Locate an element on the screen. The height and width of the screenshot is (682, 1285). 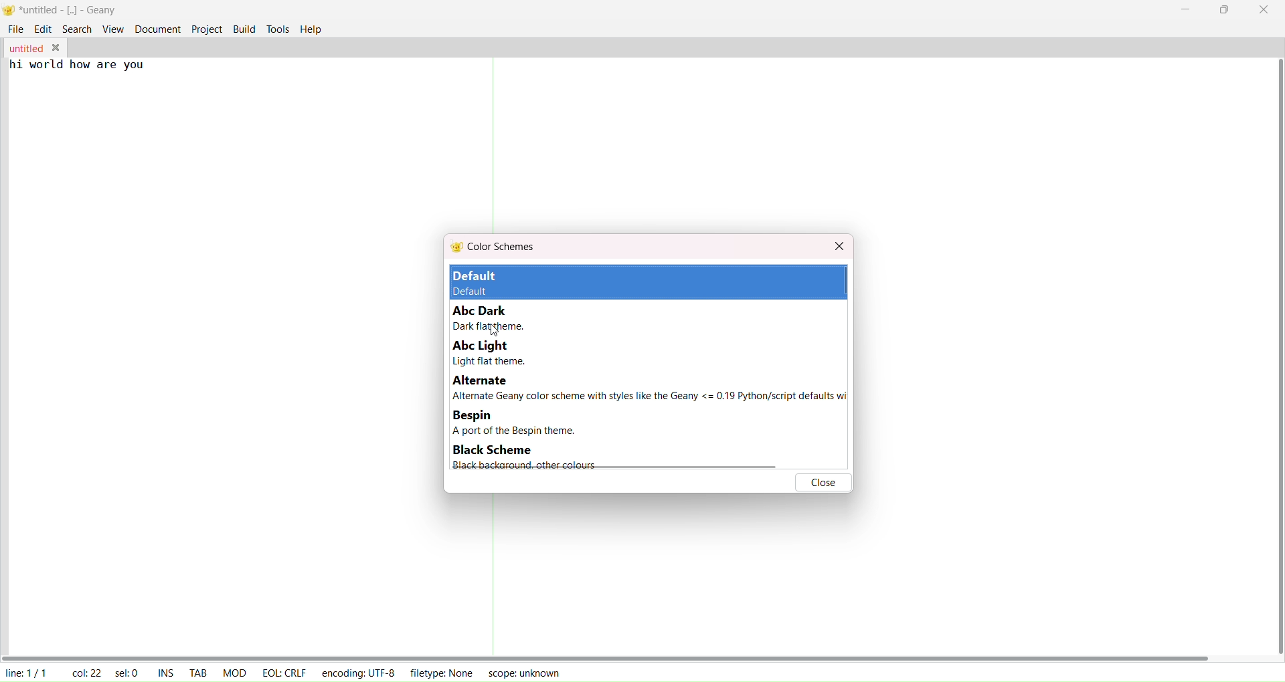
help is located at coordinates (312, 29).